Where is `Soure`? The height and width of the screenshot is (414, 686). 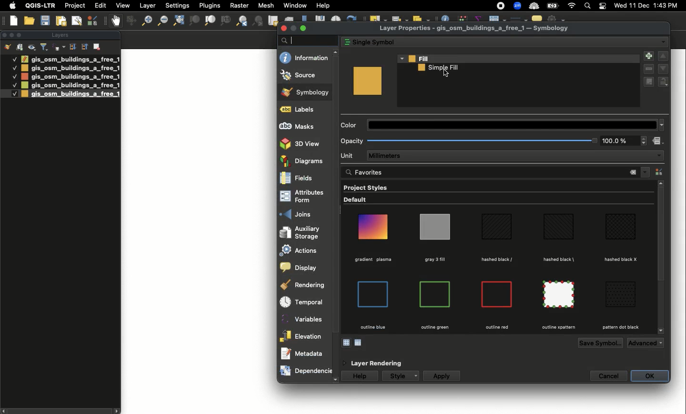
Soure is located at coordinates (304, 75).